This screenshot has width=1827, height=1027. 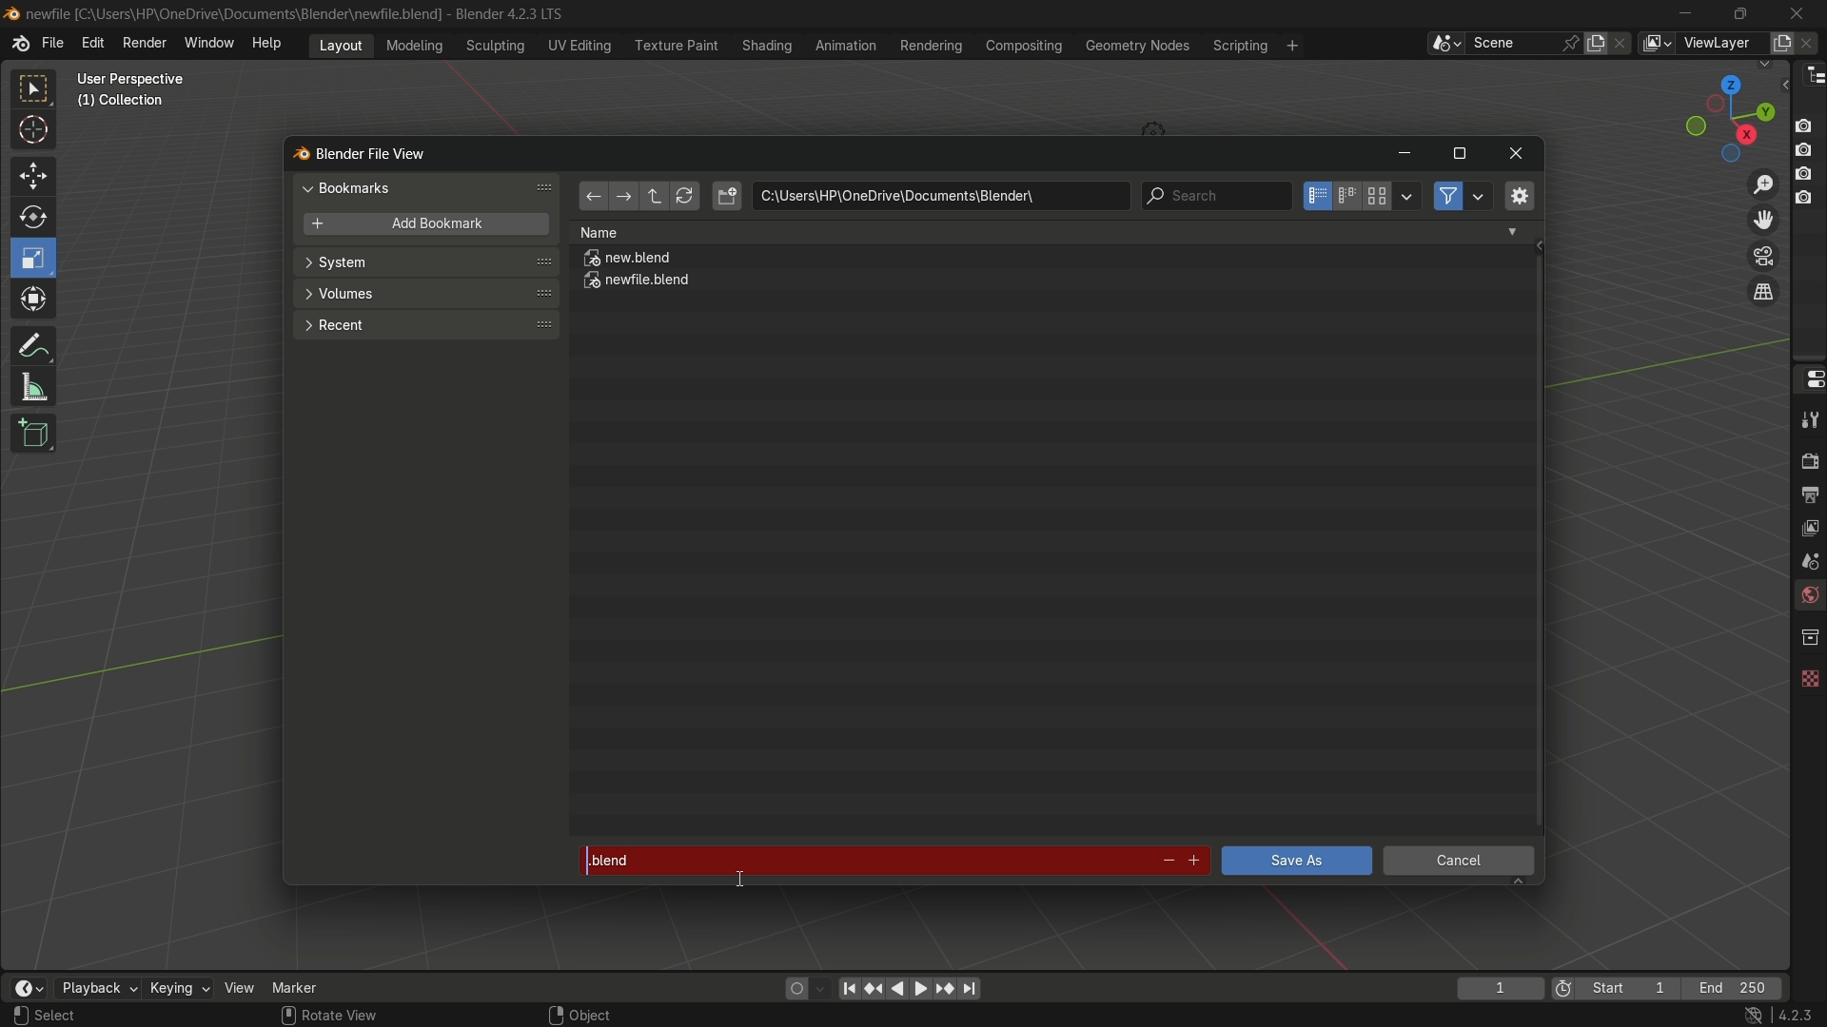 I want to click on scripting menu, so click(x=1238, y=46).